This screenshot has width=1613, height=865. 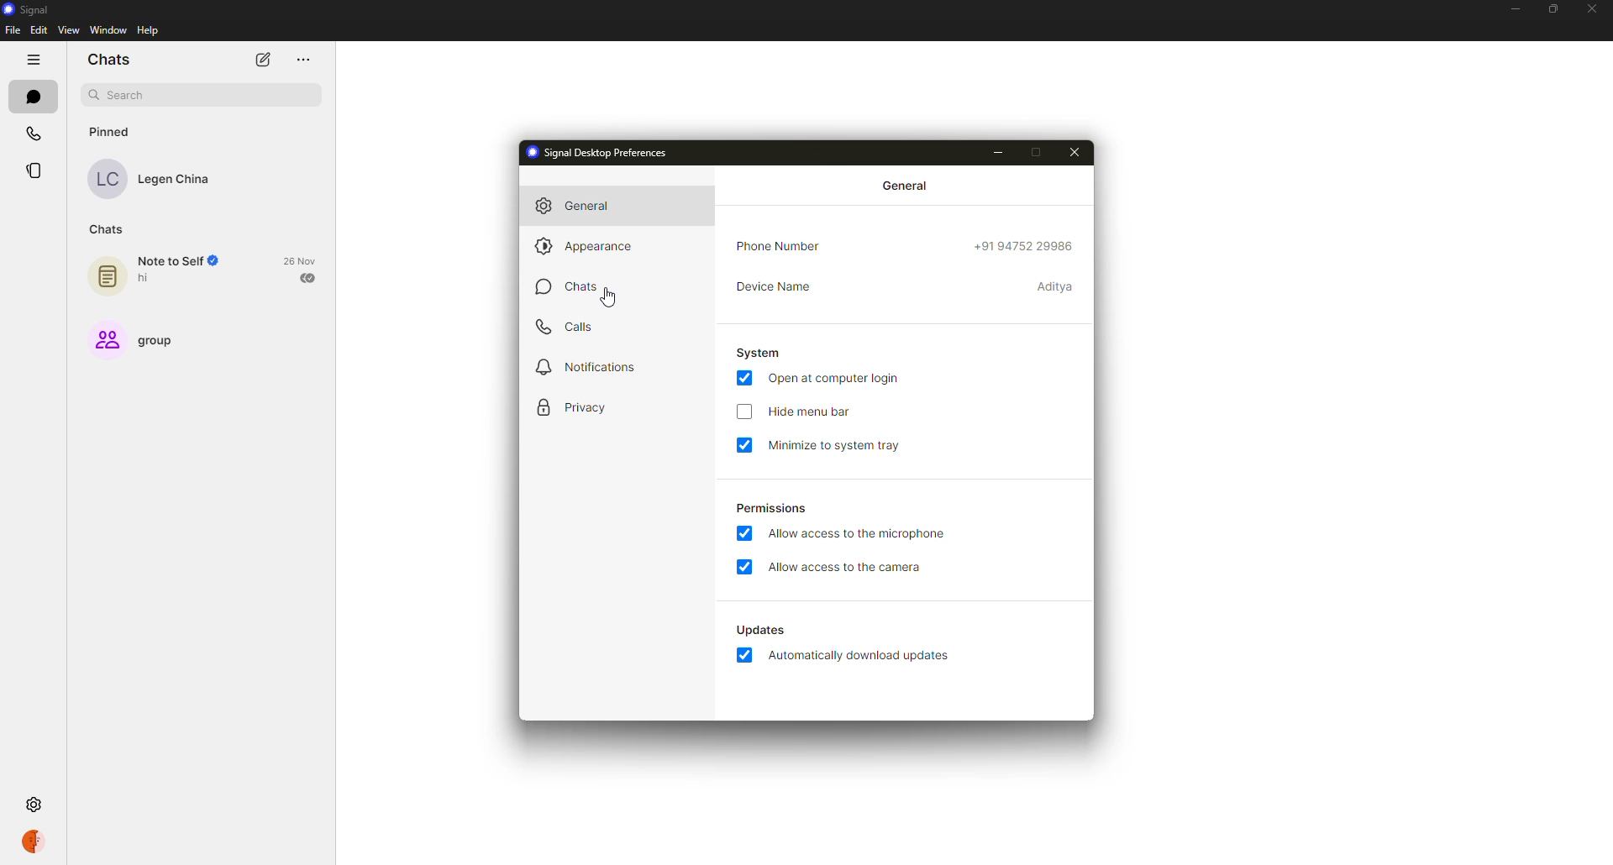 I want to click on signal, so click(x=32, y=11).